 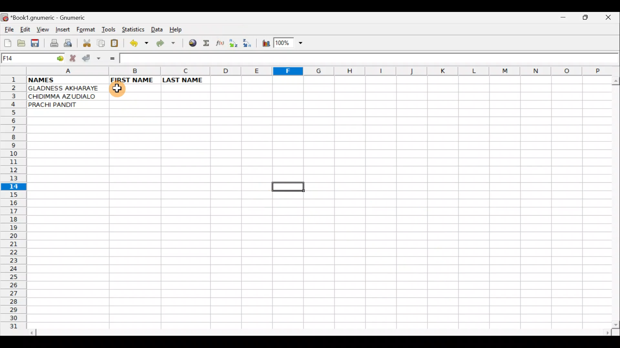 I want to click on Sort Ascending order, so click(x=235, y=44).